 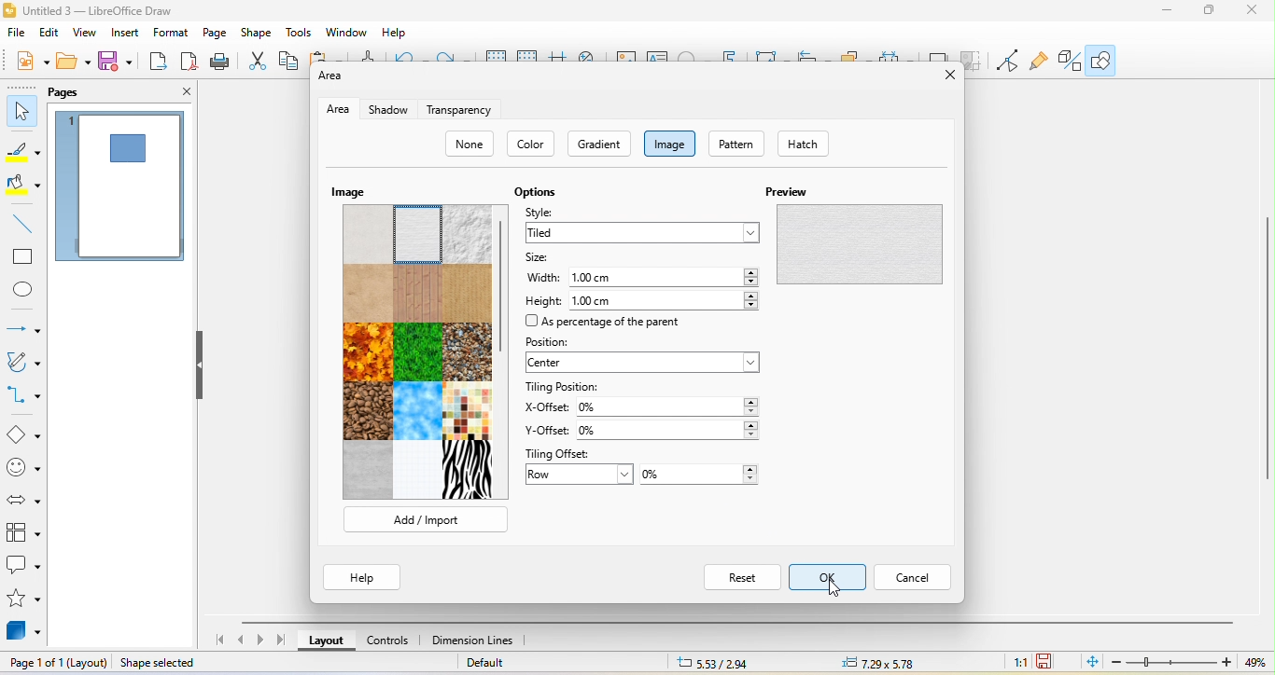 What do you see at coordinates (1162, 13) in the screenshot?
I see `minimze` at bounding box center [1162, 13].